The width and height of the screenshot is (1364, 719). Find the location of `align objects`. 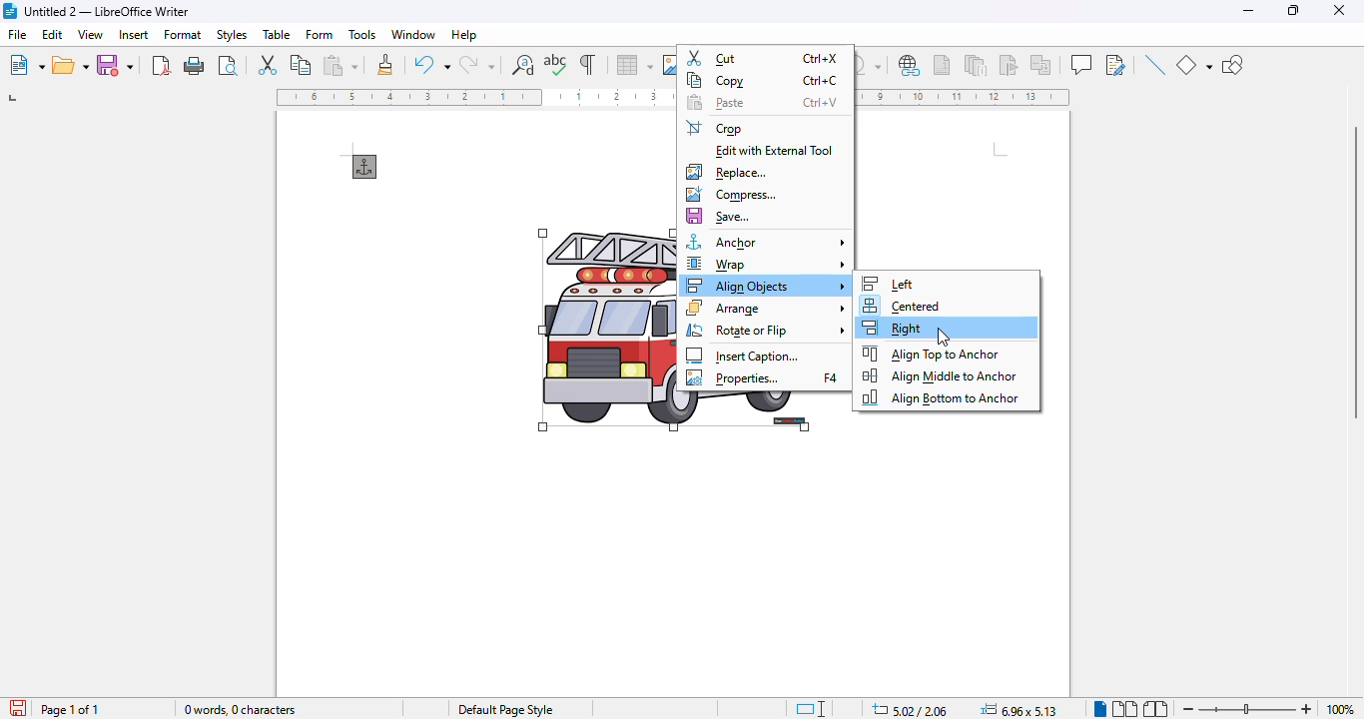

align objects is located at coordinates (767, 285).